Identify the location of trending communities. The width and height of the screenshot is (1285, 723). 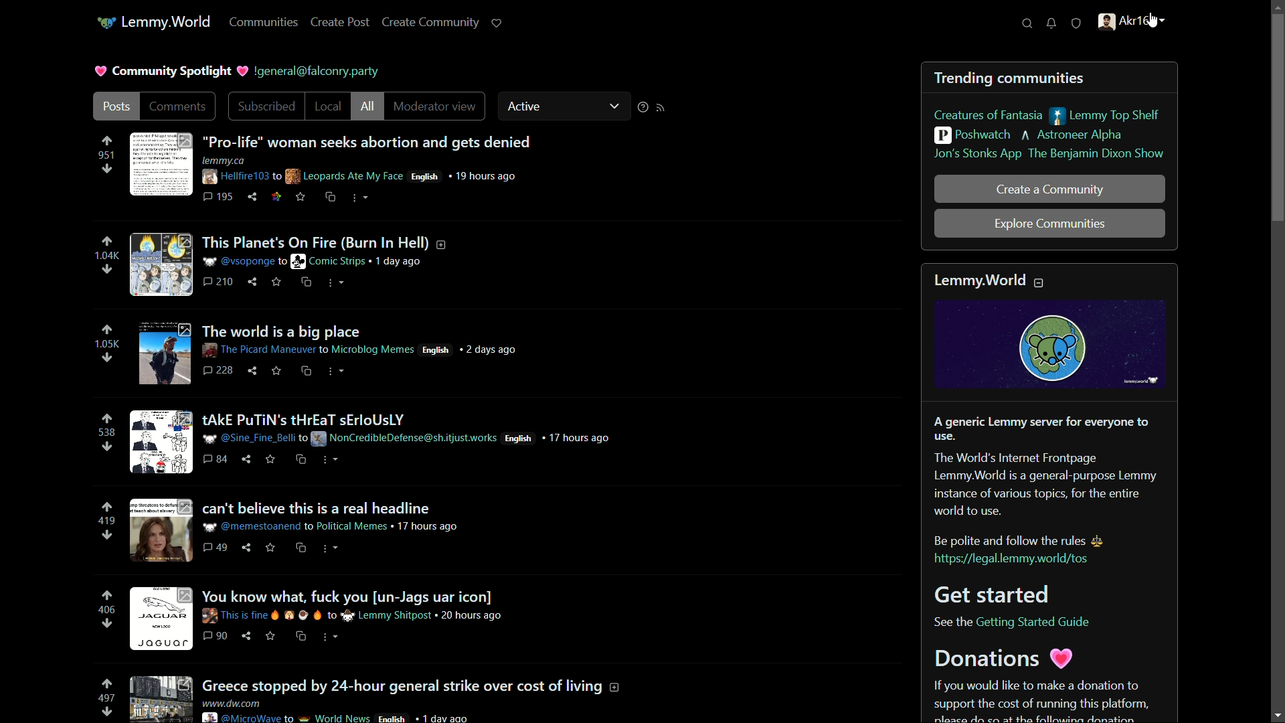
(1011, 78).